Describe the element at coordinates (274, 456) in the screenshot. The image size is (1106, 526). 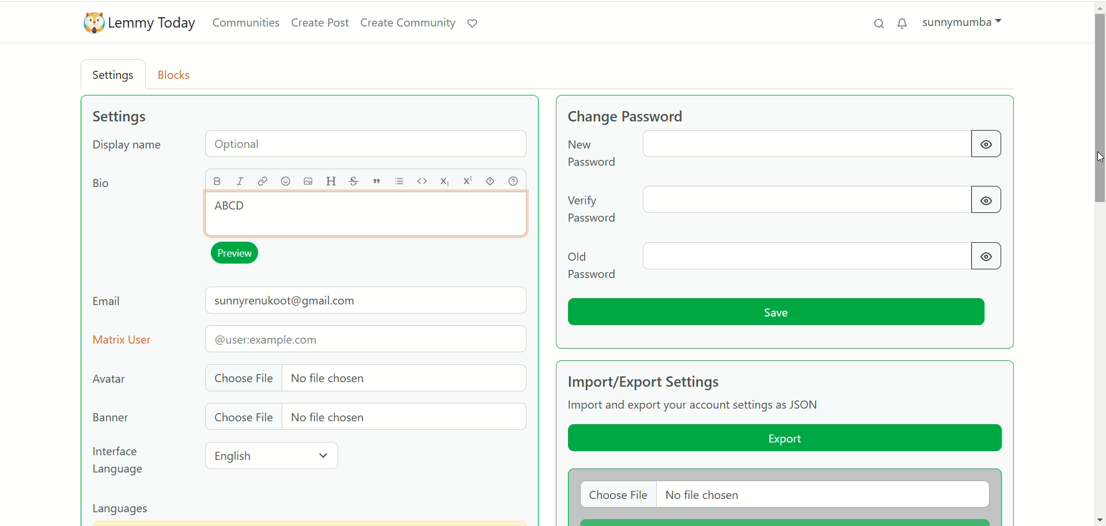
I see `english` at that location.